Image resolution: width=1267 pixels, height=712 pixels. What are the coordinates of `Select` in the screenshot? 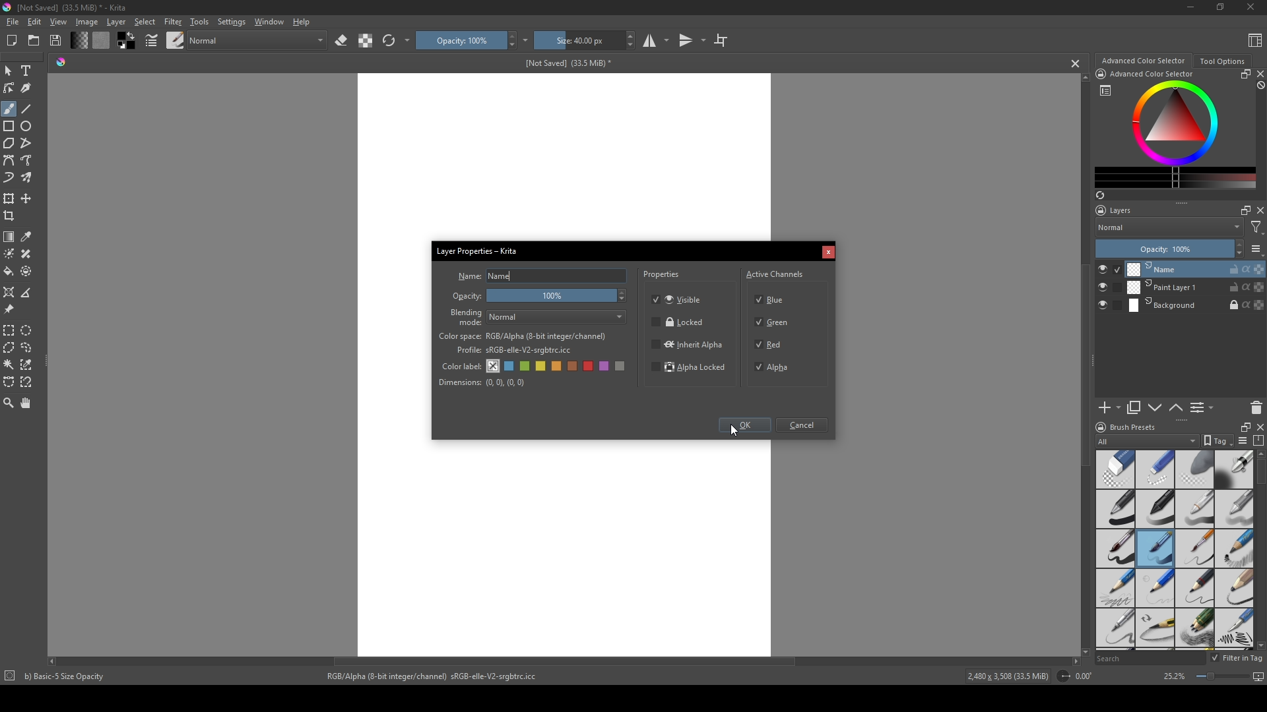 It's located at (145, 22).